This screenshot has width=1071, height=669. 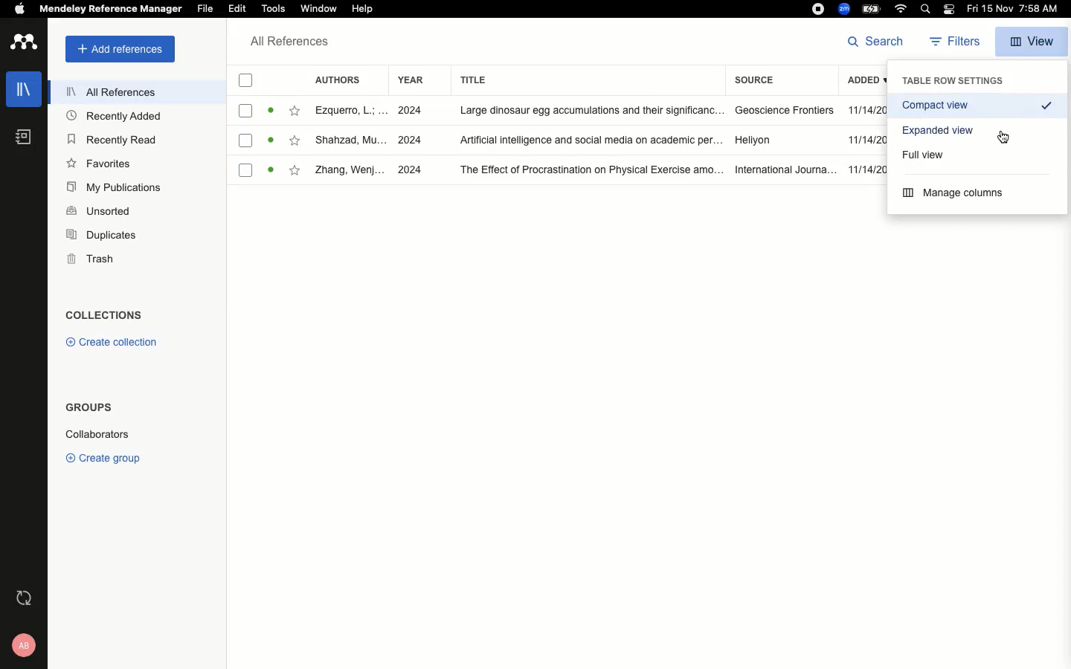 What do you see at coordinates (350, 171) in the screenshot?
I see `Zhang` at bounding box center [350, 171].